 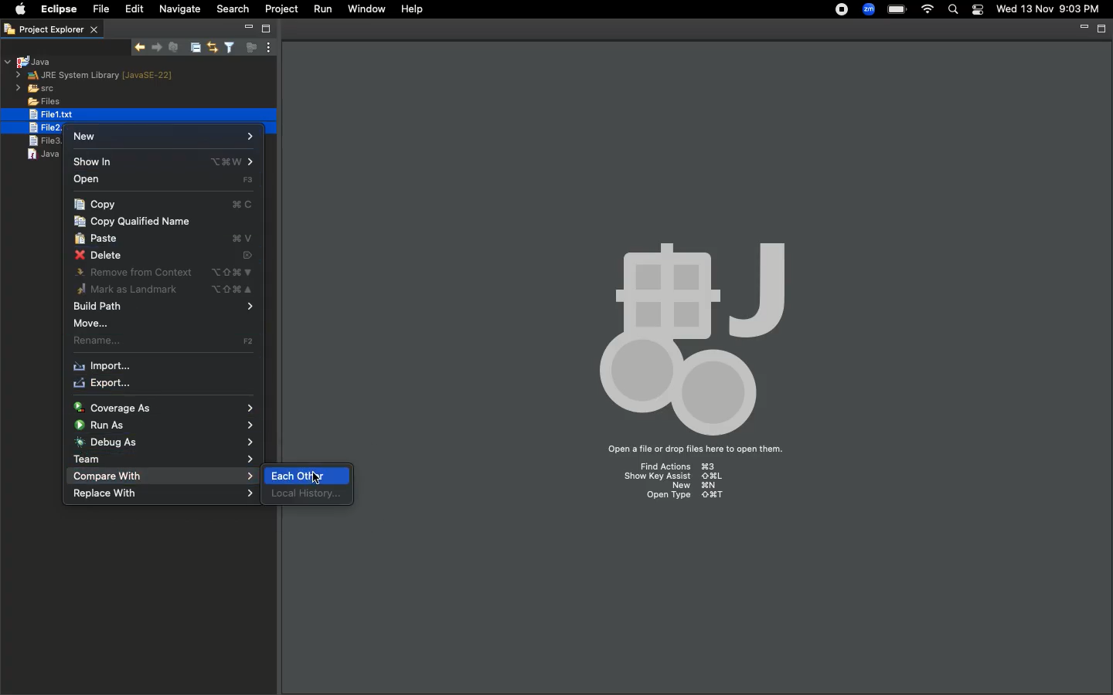 What do you see at coordinates (249, 48) in the screenshot?
I see `Focus on active task` at bounding box center [249, 48].